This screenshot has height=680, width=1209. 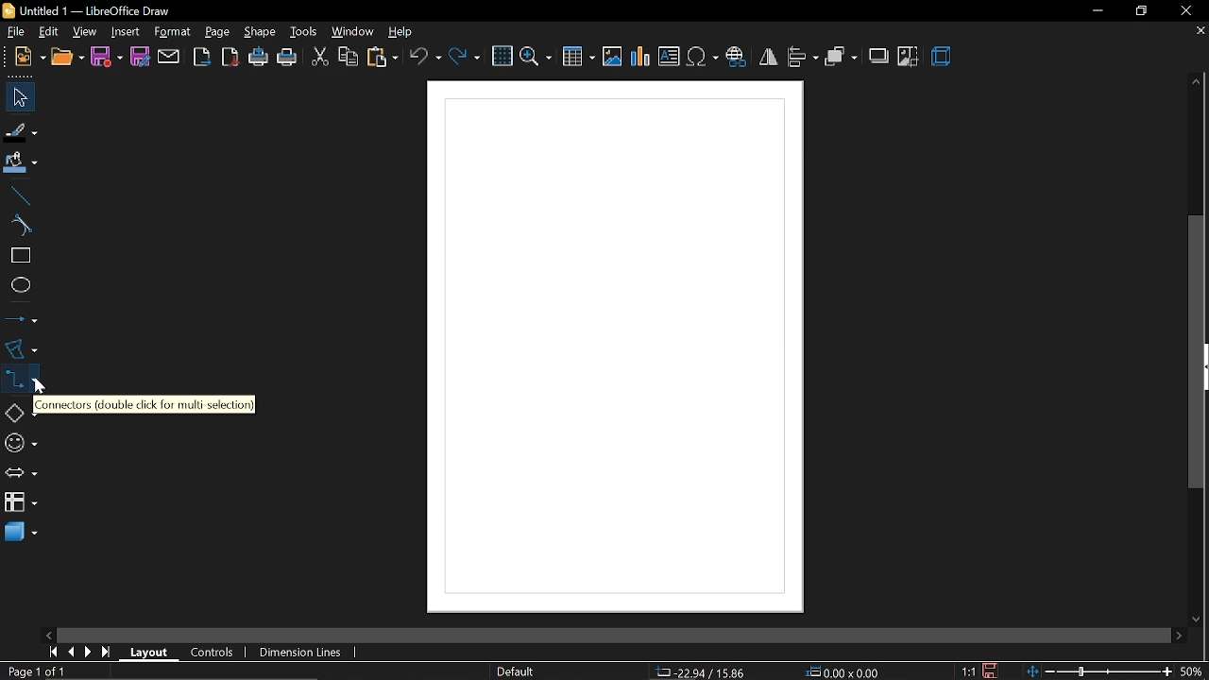 I want to click on -22.94/15.86, so click(x=699, y=672).